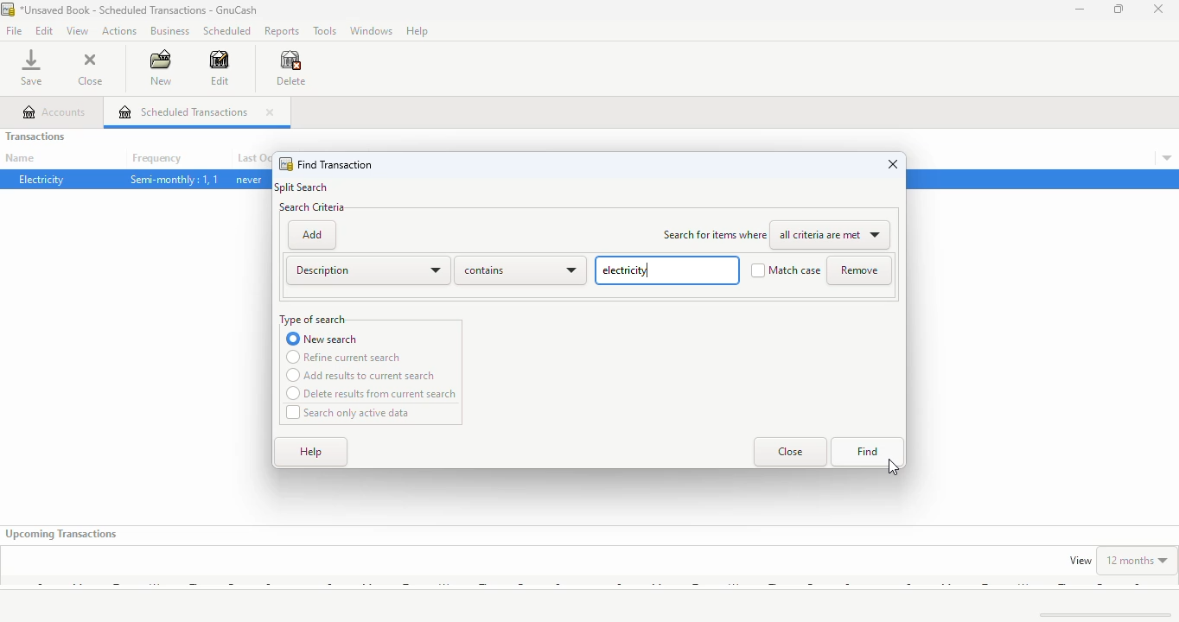 Image resolution: width=1179 pixels, height=622 pixels. What do you see at coordinates (893, 467) in the screenshot?
I see `cursor` at bounding box center [893, 467].